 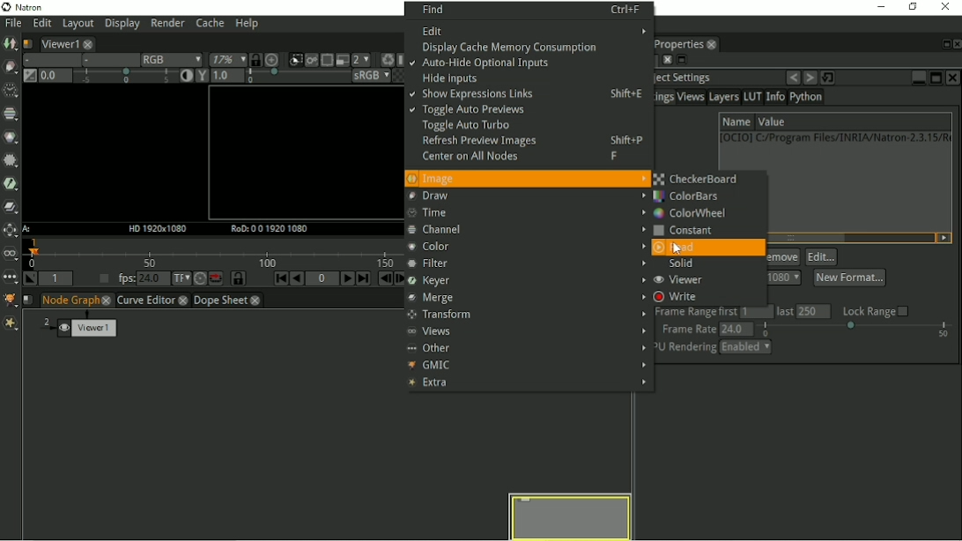 I want to click on Viewer, so click(x=684, y=280).